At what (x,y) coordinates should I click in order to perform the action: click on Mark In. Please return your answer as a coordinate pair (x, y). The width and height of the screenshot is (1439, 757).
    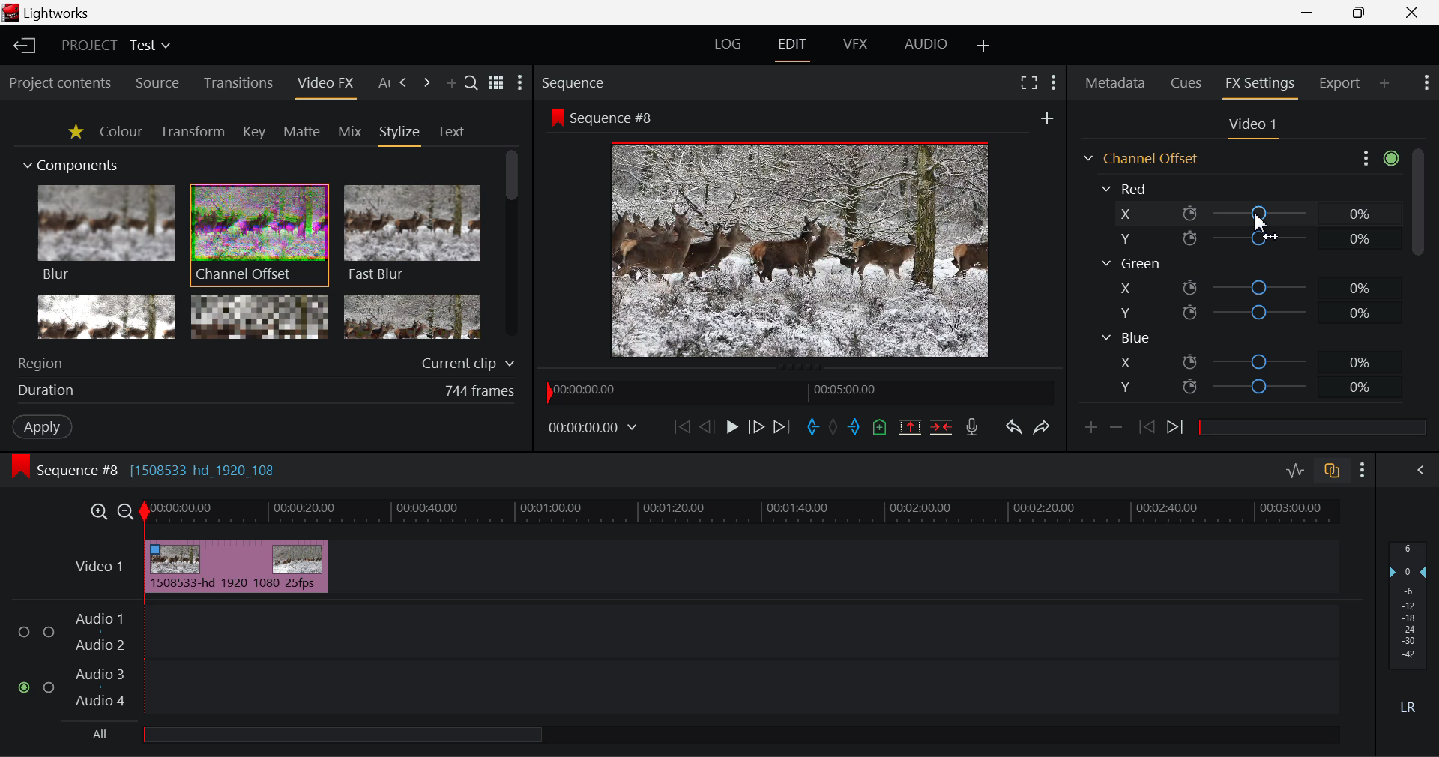
    Looking at the image, I should click on (813, 428).